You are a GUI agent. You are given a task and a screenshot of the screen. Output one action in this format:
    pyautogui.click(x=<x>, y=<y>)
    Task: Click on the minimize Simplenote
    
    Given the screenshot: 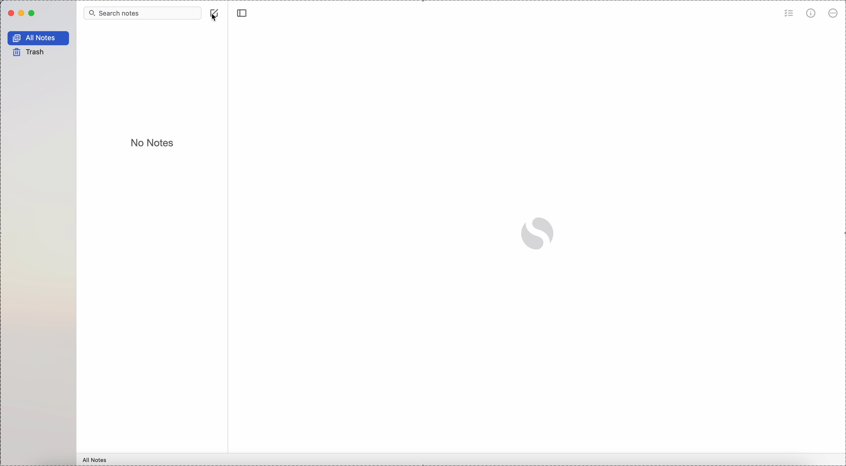 What is the action you would take?
    pyautogui.click(x=23, y=13)
    